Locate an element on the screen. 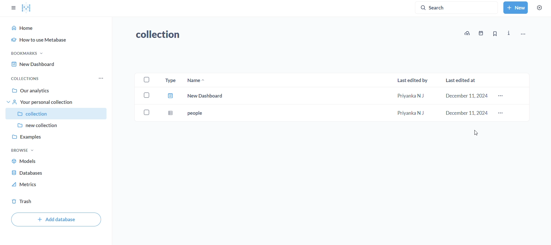 The image size is (551, 245). last edited by is located at coordinates (412, 79).